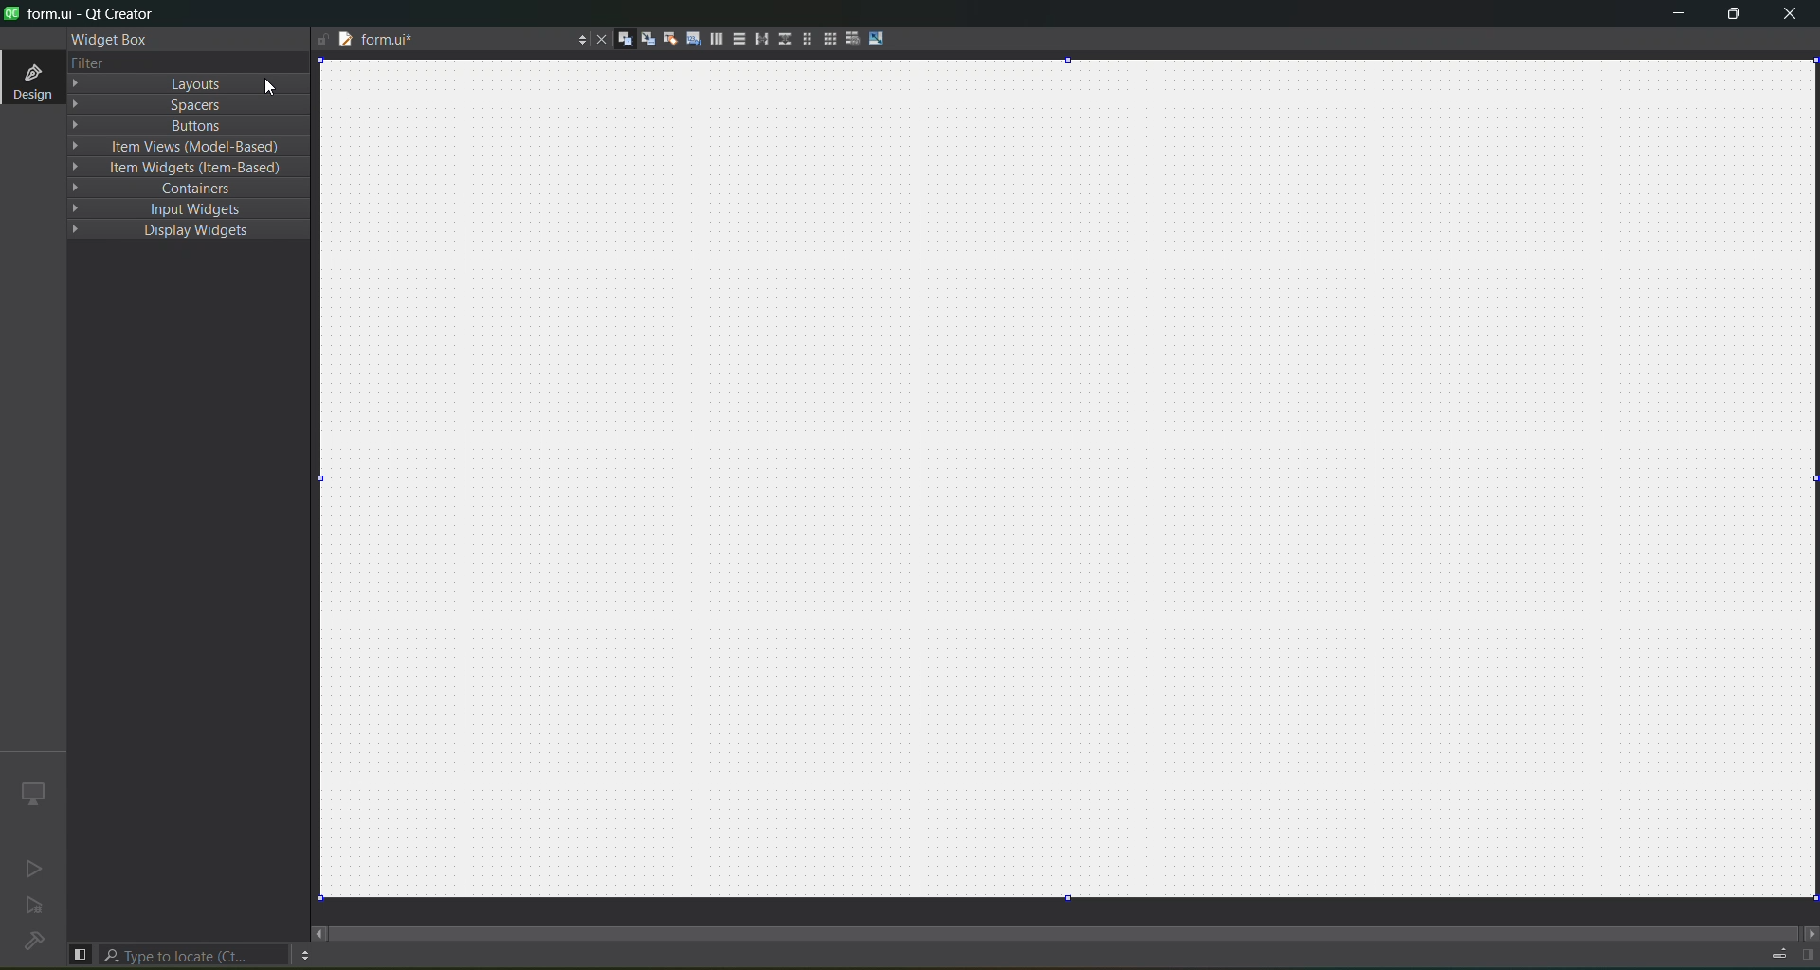  What do you see at coordinates (737, 39) in the screenshot?
I see `vertical layout` at bounding box center [737, 39].